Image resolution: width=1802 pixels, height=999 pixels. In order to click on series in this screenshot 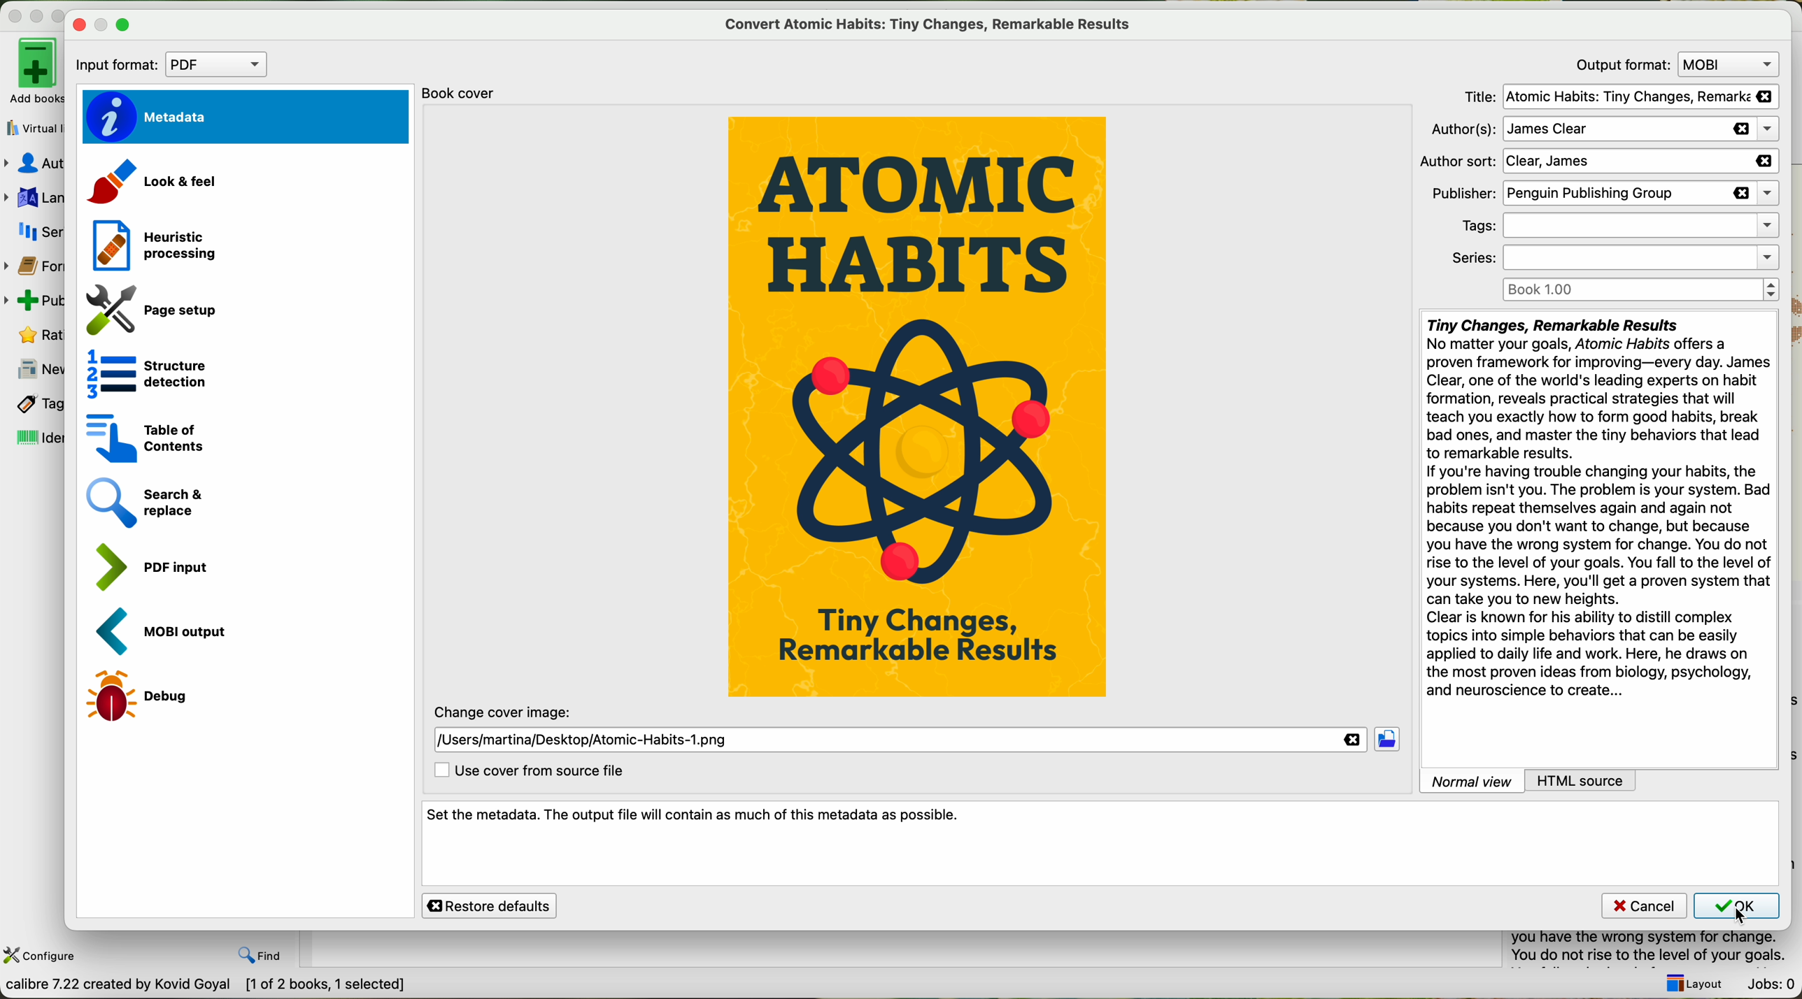, I will do `click(1608, 259)`.